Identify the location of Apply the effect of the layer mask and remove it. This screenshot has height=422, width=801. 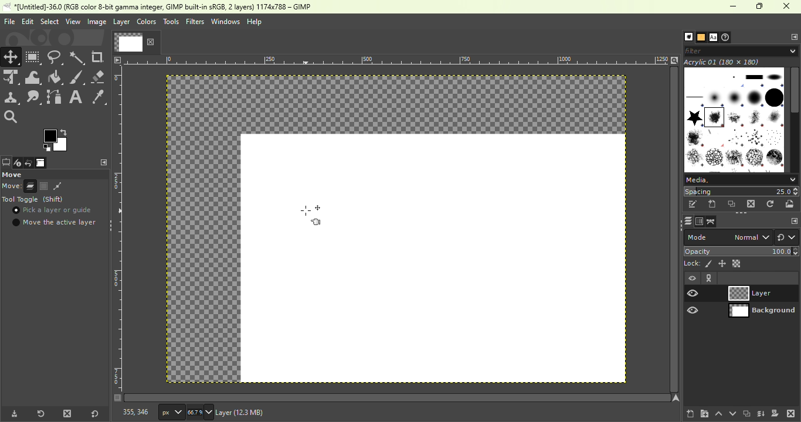
(775, 413).